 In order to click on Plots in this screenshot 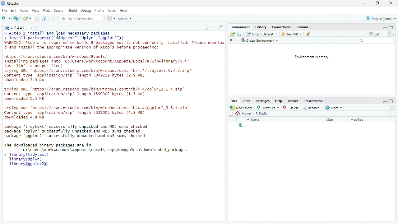, I will do `click(46, 11)`.